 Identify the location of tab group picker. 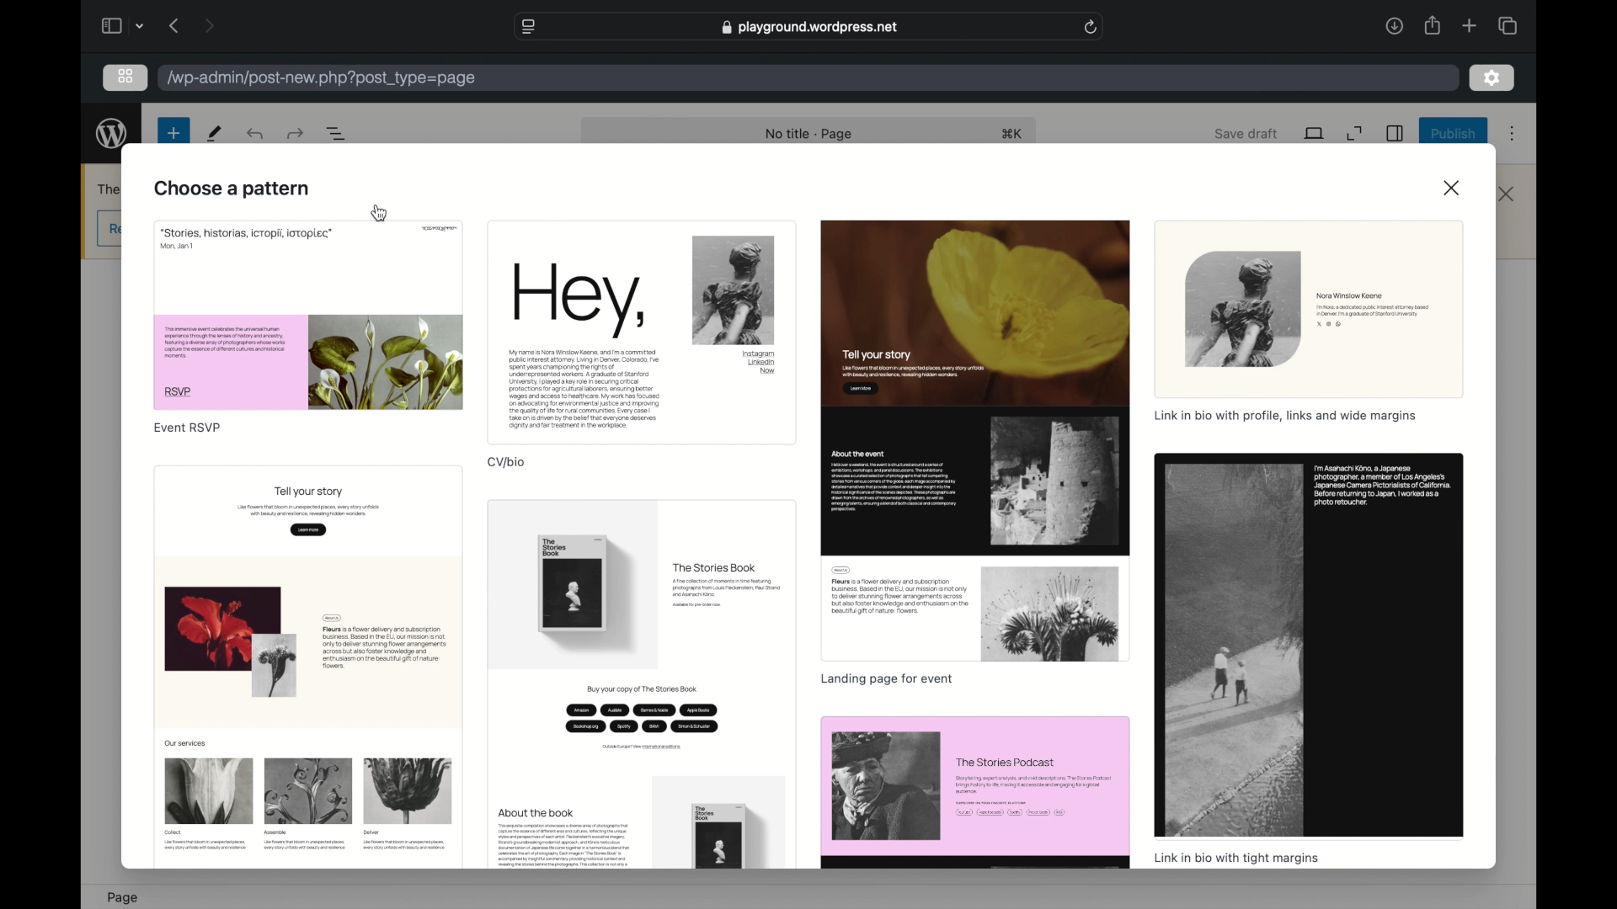
(1508, 25).